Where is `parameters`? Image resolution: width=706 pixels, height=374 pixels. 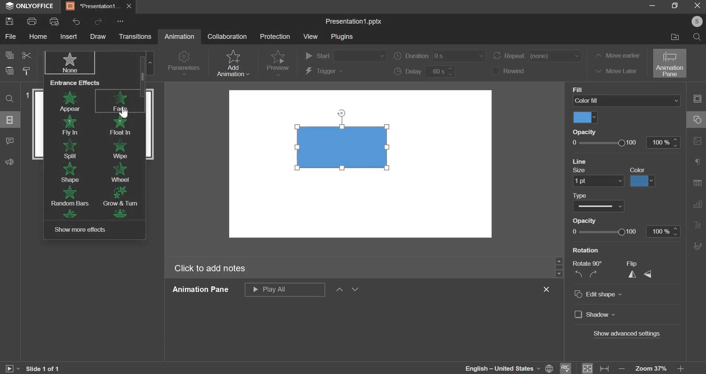
parameters is located at coordinates (185, 62).